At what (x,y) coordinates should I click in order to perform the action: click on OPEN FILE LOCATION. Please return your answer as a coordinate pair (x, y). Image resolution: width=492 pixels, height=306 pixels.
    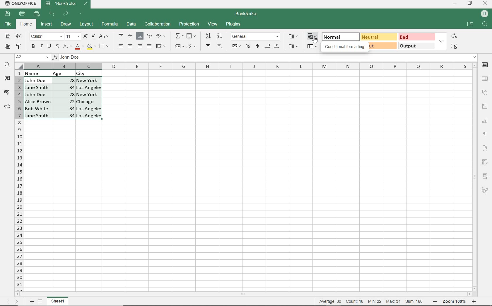
    Looking at the image, I should click on (470, 25).